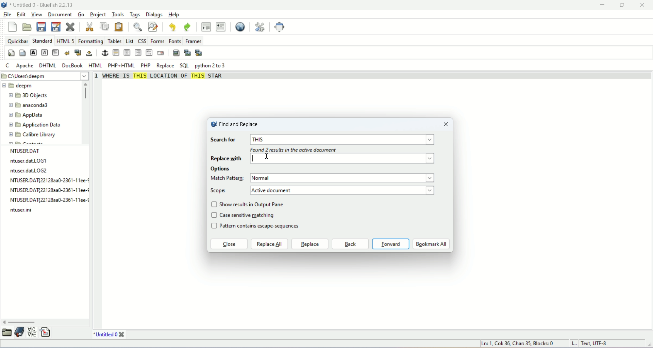 This screenshot has height=348, width=653. What do you see at coordinates (49, 190) in the screenshot?
I see `file name` at bounding box center [49, 190].